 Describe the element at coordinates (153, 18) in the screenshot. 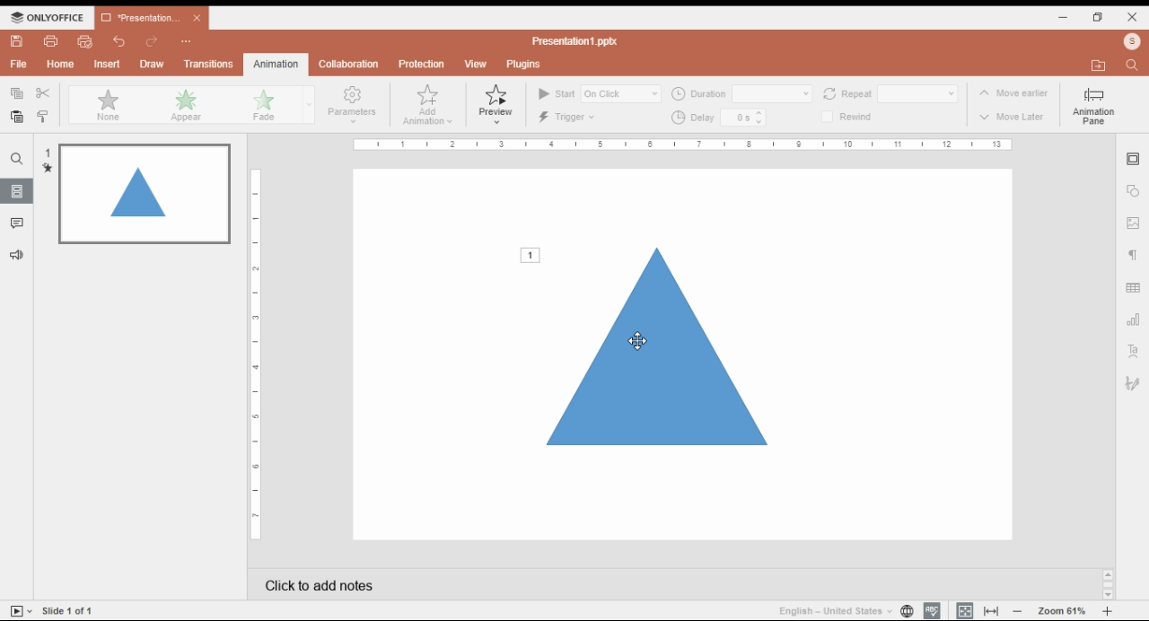

I see `presentation 1` at that location.